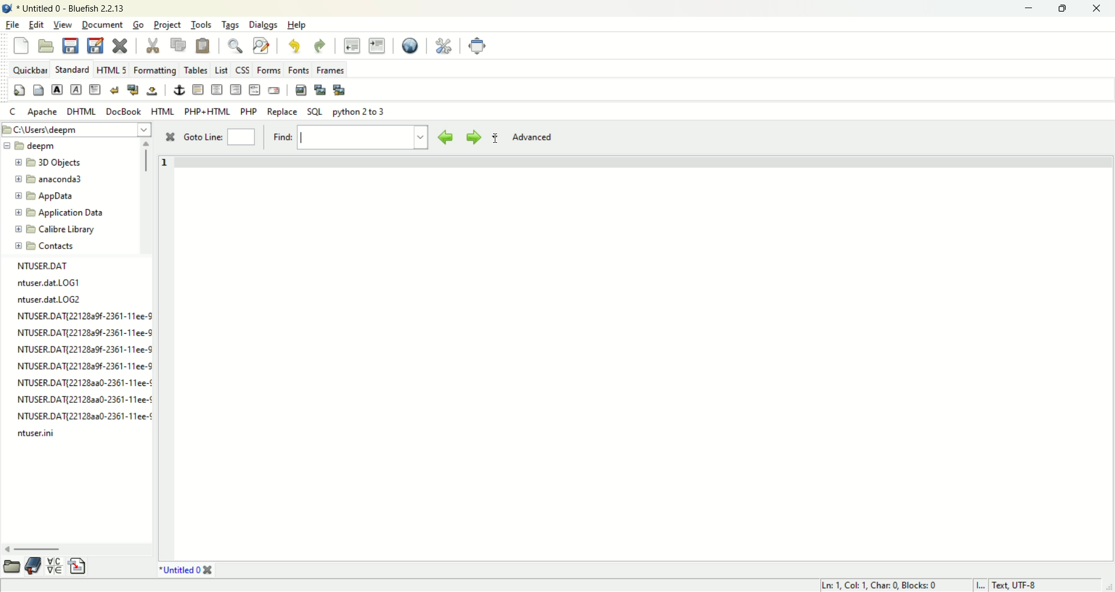 The image size is (1115, 592). I want to click on more options, so click(494, 139).